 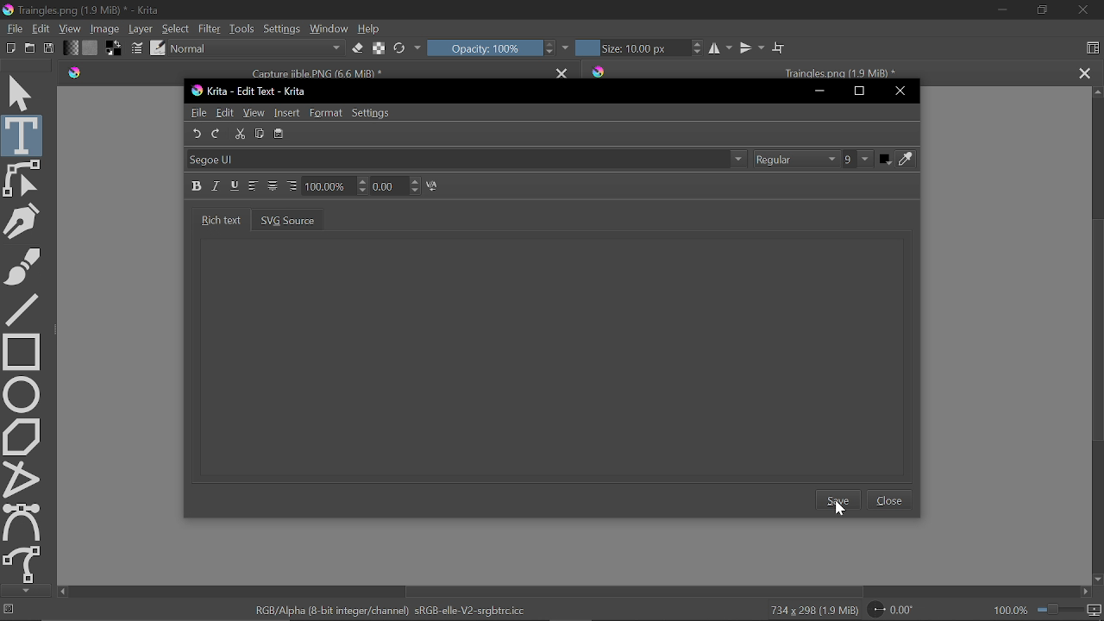 What do you see at coordinates (857, 91) in the screenshot?
I see `Maximize` at bounding box center [857, 91].